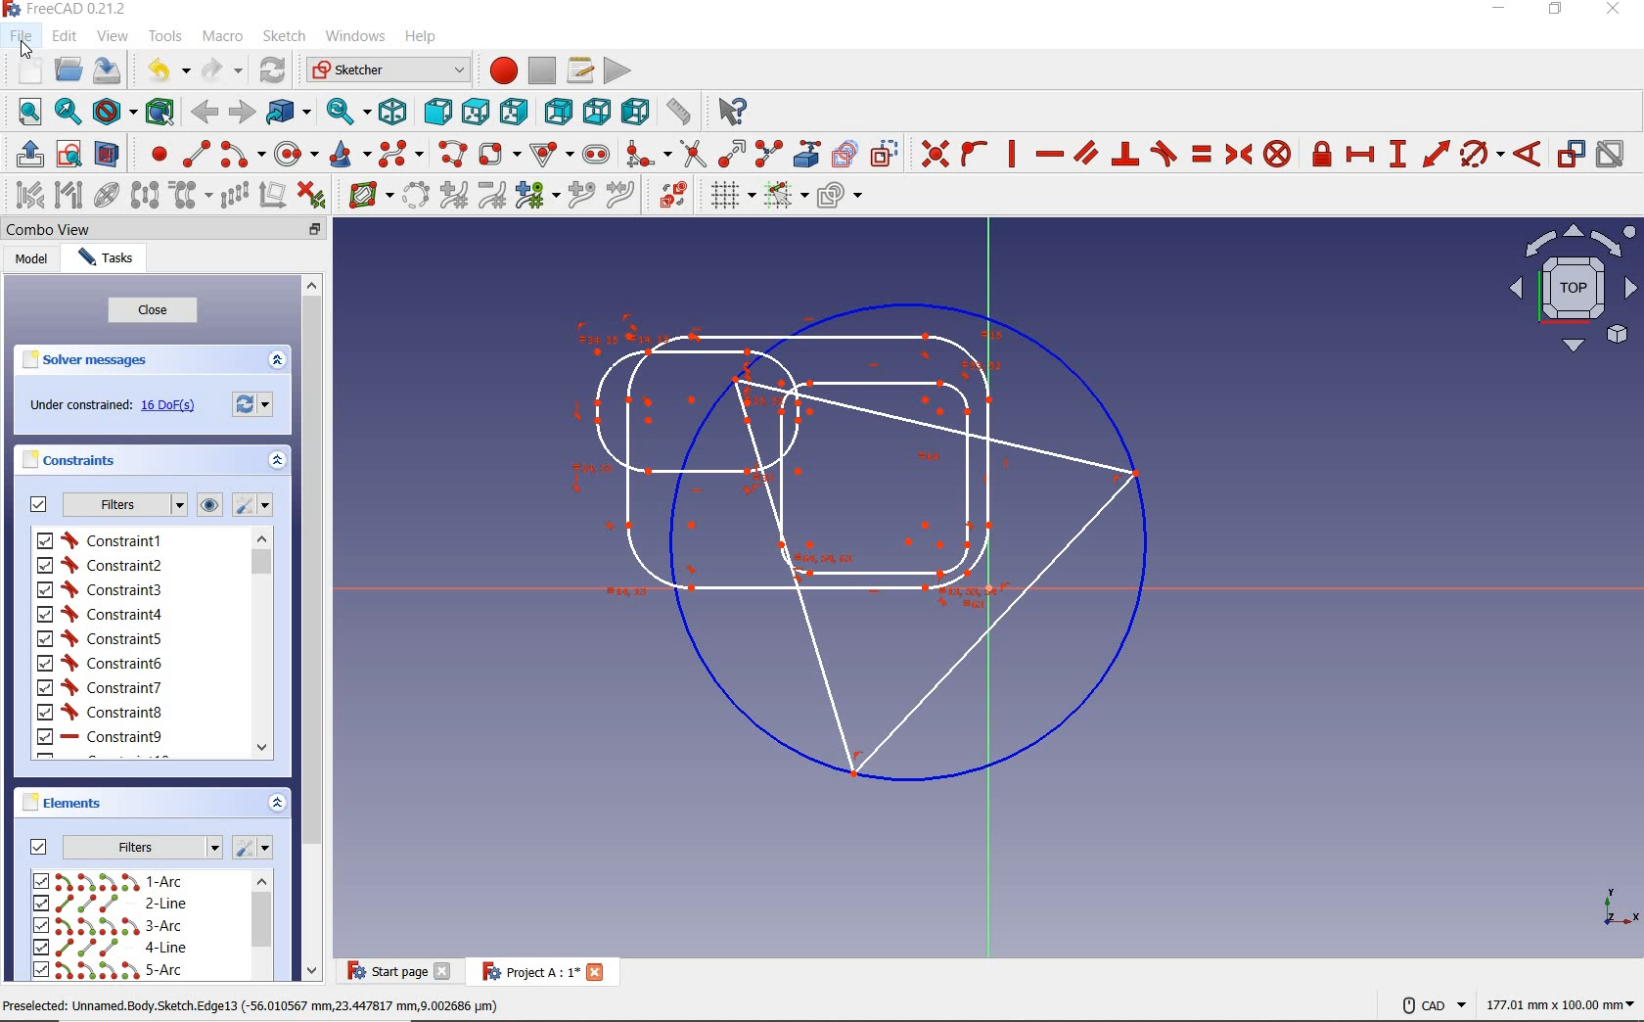 The width and height of the screenshot is (1644, 1022). Describe the element at coordinates (579, 70) in the screenshot. I see `macros` at that location.